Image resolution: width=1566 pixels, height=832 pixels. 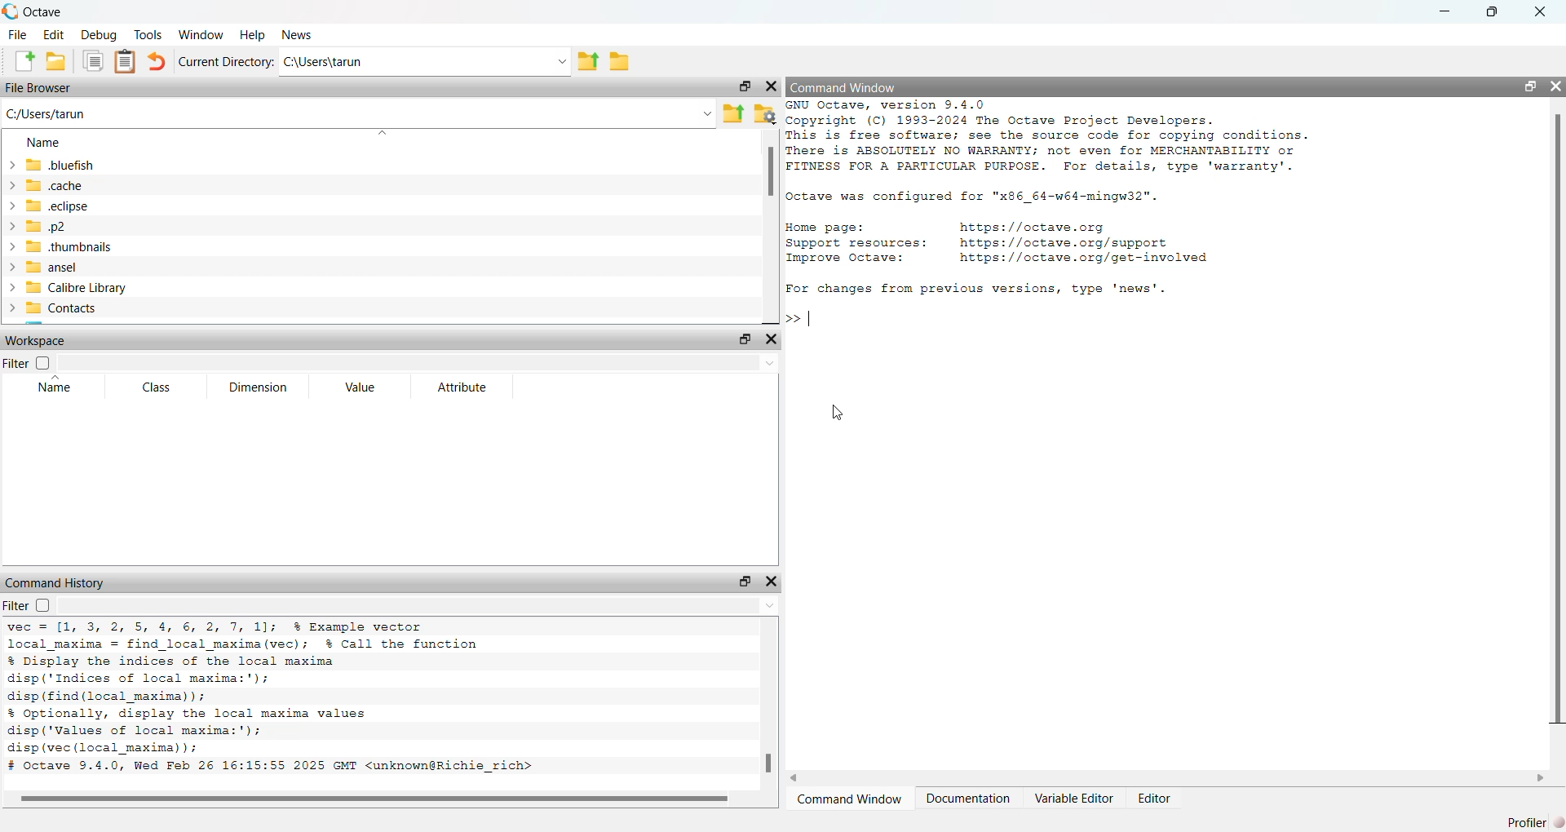 What do you see at coordinates (771, 86) in the screenshot?
I see `Hide Widget` at bounding box center [771, 86].